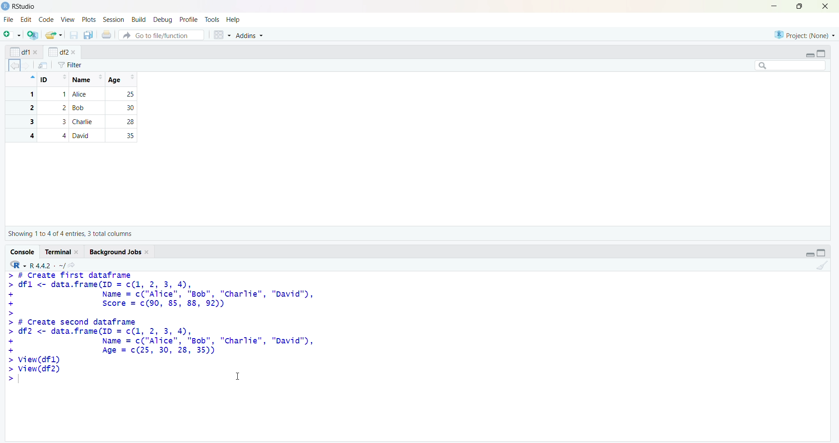 The width and height of the screenshot is (839, 443). Describe the element at coordinates (801, 6) in the screenshot. I see `maximize` at that location.